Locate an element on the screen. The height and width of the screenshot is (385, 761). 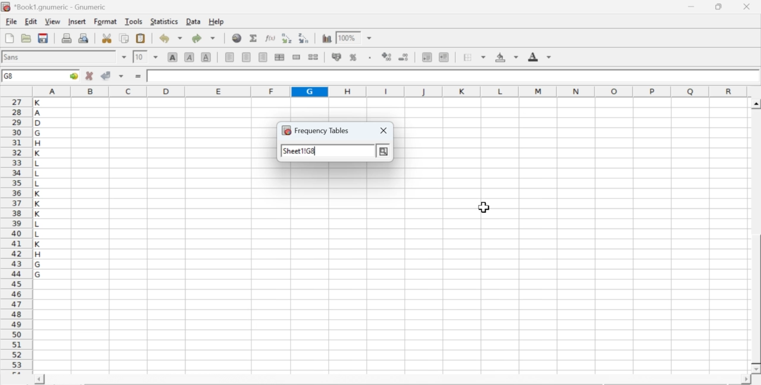
underline is located at coordinates (206, 56).